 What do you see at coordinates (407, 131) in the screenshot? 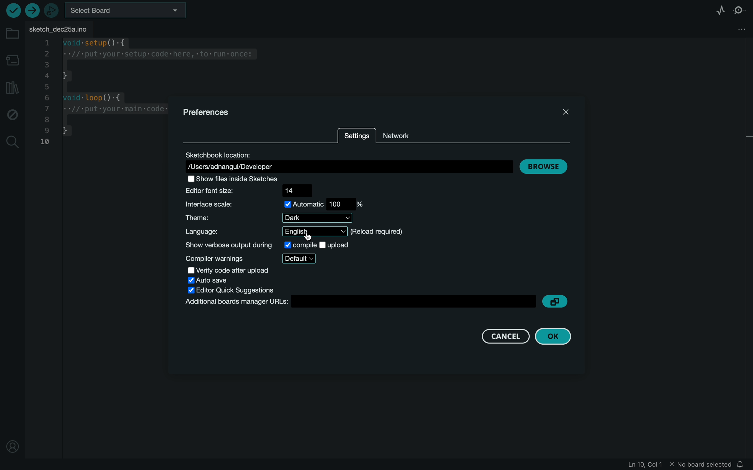
I see `network` at bounding box center [407, 131].